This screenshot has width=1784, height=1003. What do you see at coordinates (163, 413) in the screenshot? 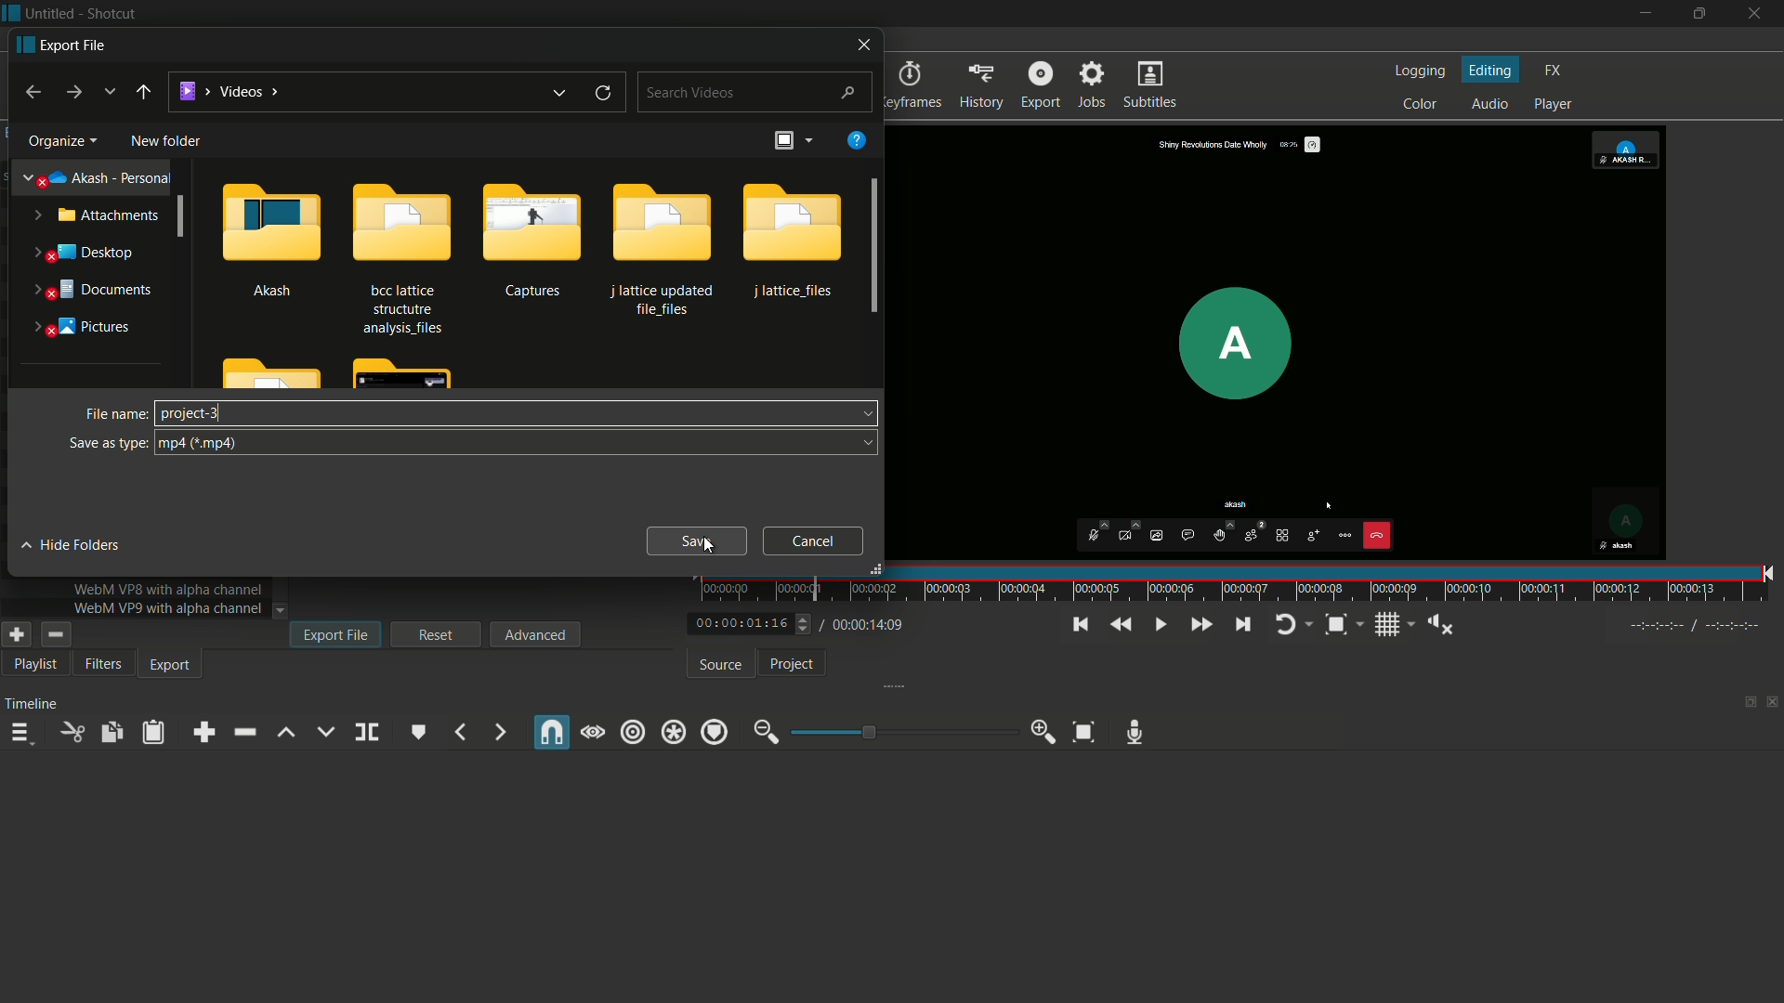
I see `cursor` at bounding box center [163, 413].